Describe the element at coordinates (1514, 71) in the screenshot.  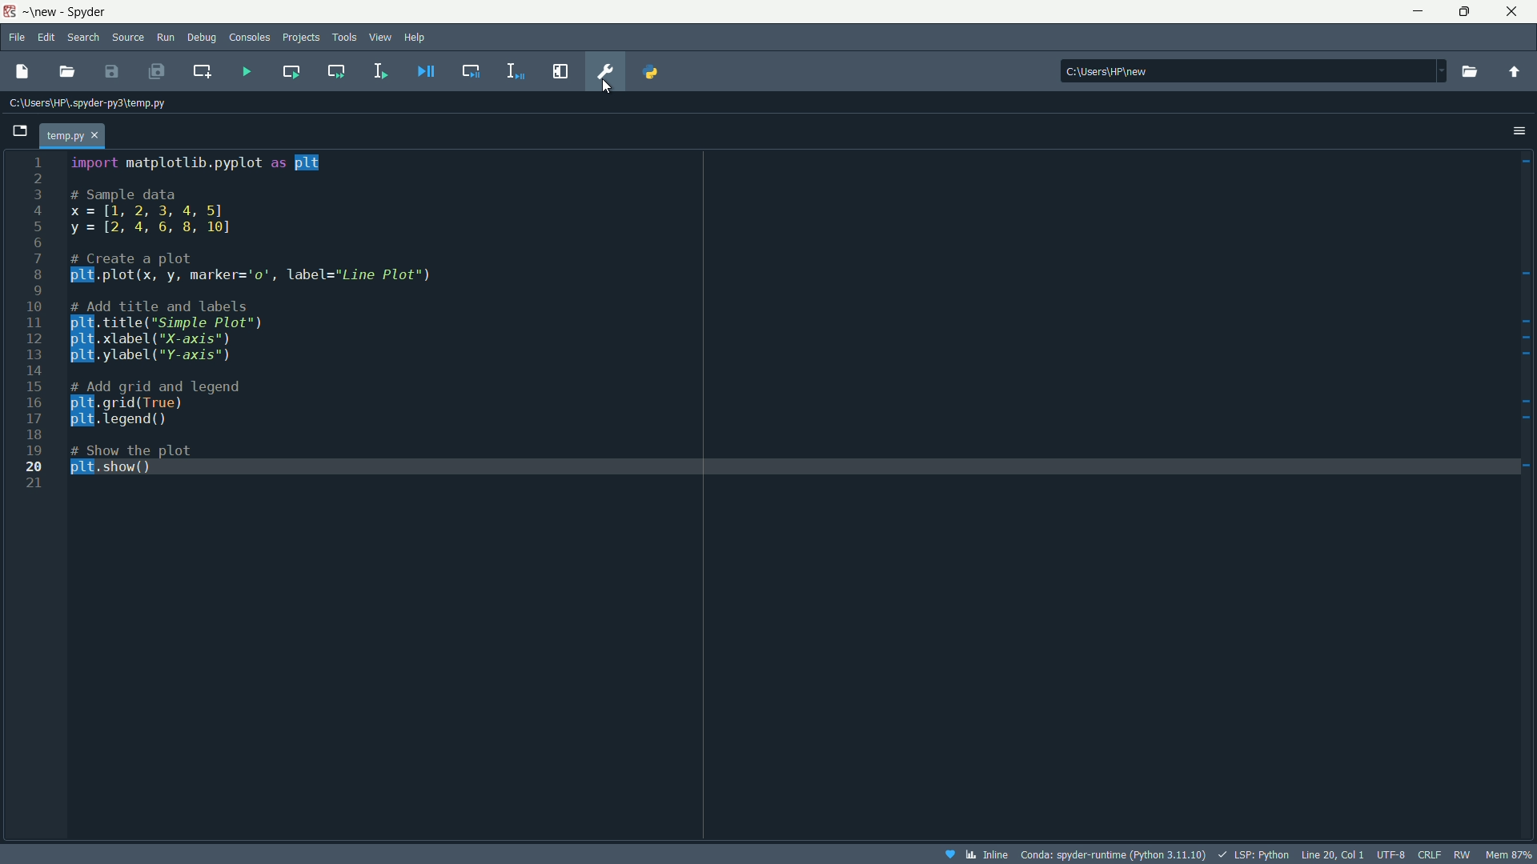
I see `parent directory` at that location.